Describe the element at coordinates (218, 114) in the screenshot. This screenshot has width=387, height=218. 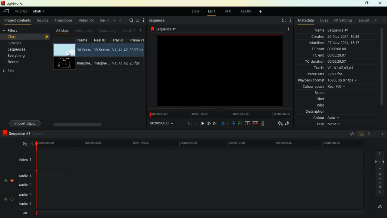
I see `time` at that location.